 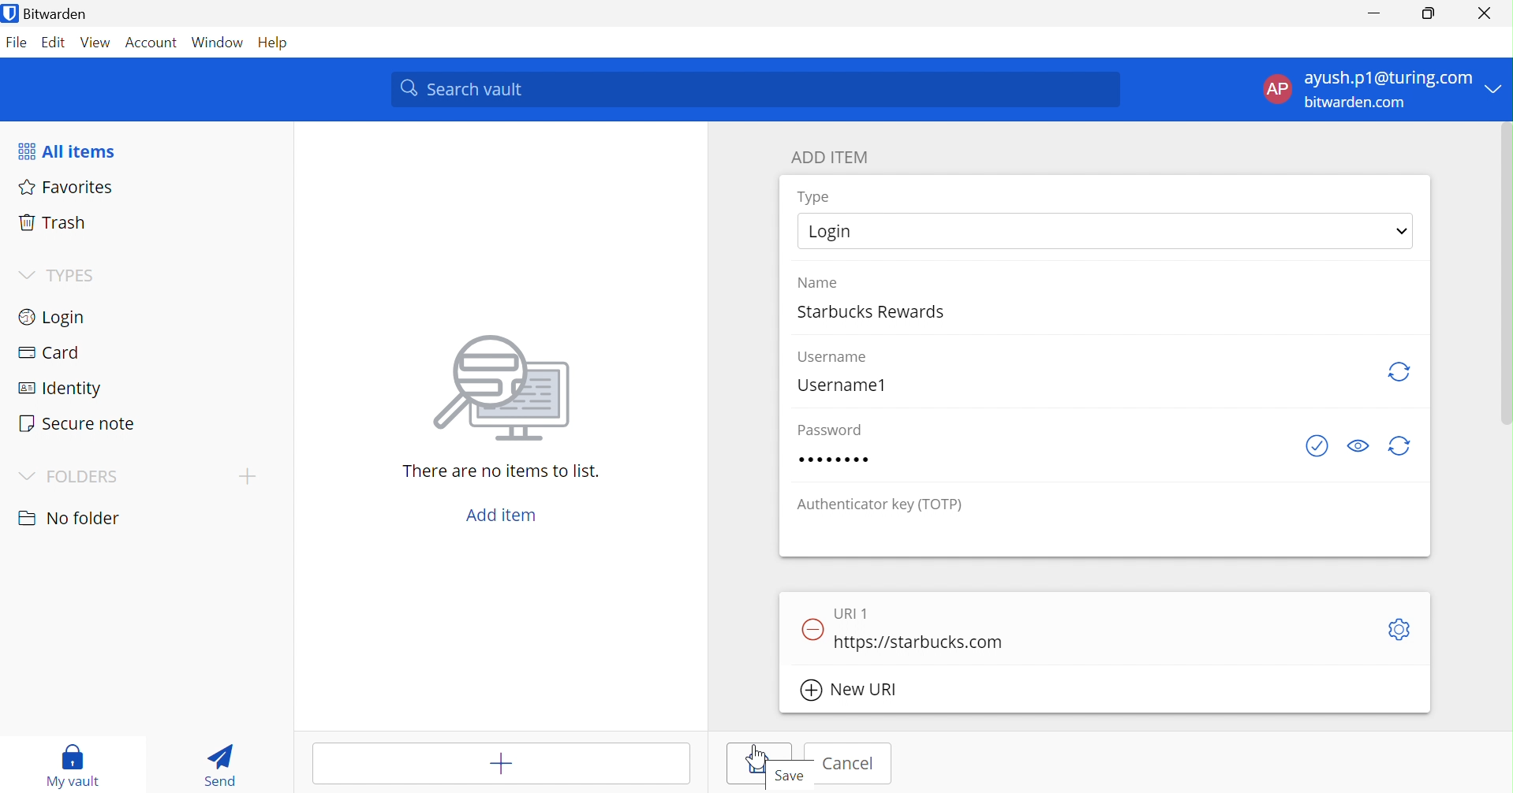 I want to click on Close, so click(x=1487, y=13).